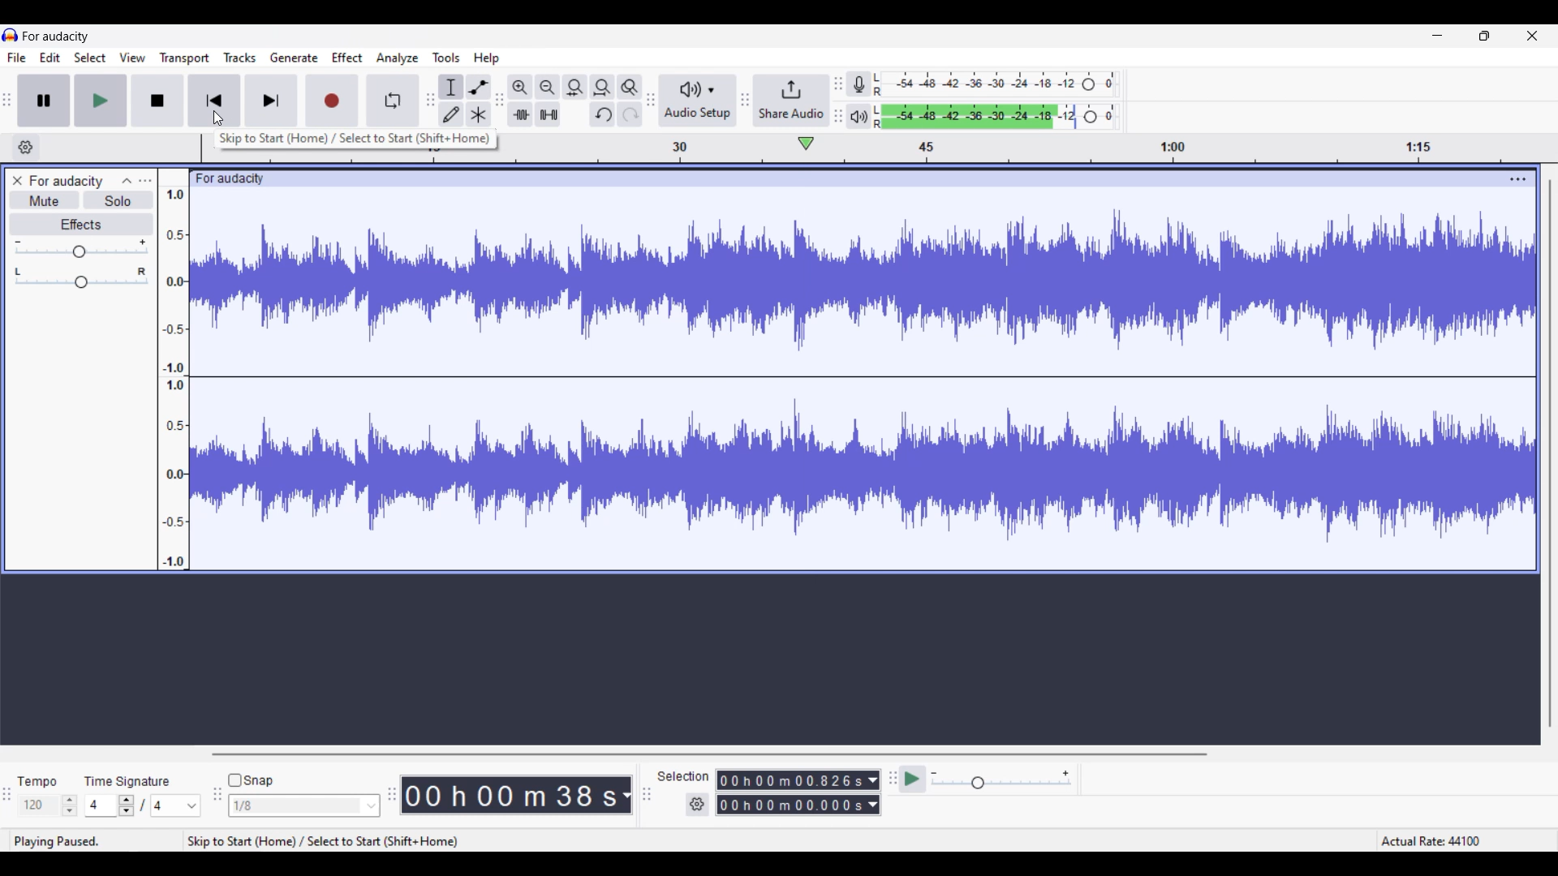  What do you see at coordinates (174, 378) in the screenshot?
I see `Scale to measure sound intensity` at bounding box center [174, 378].